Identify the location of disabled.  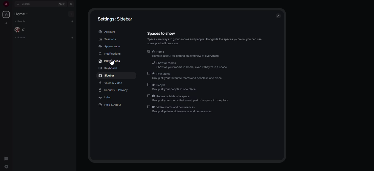
(149, 107).